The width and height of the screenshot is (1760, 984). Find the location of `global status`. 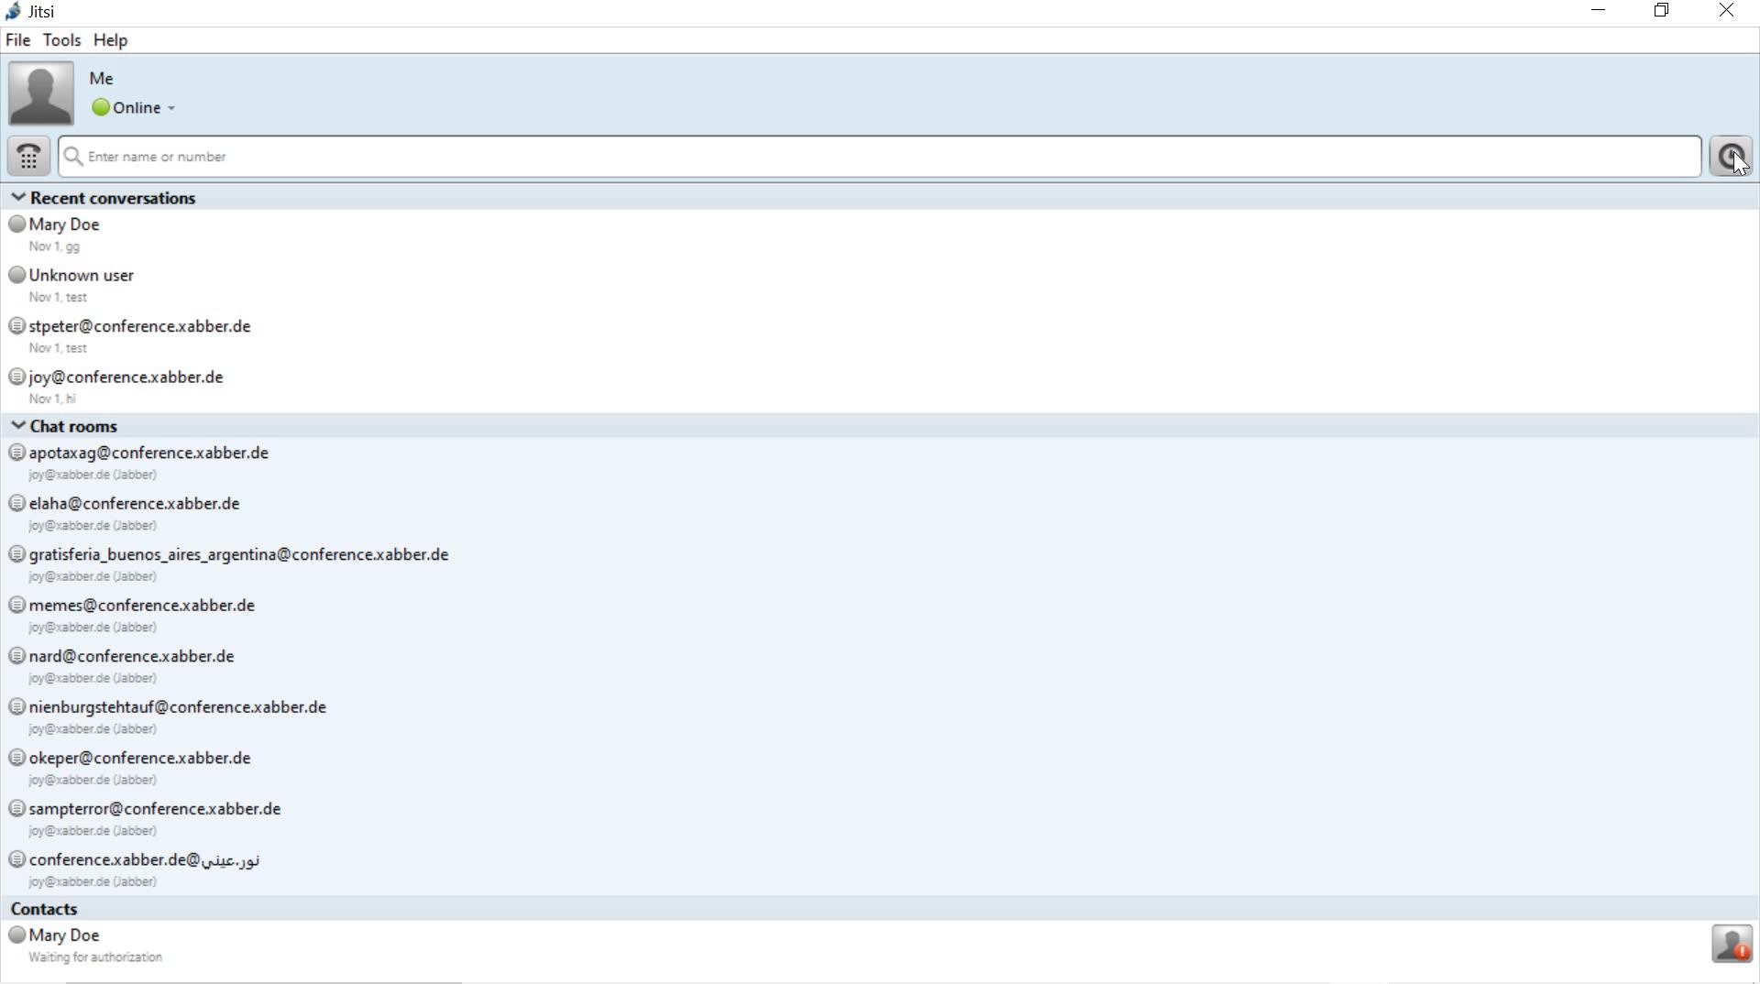

global status is located at coordinates (137, 110).